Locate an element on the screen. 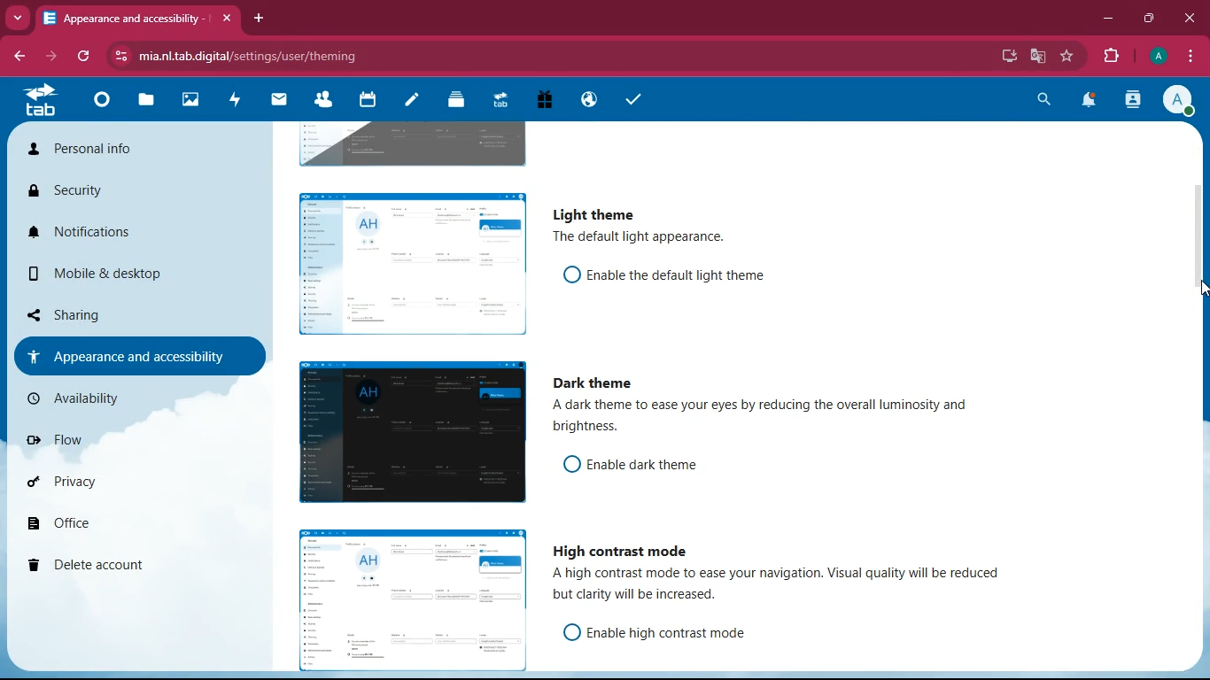 The image size is (1210, 680). extension is located at coordinates (1113, 57).